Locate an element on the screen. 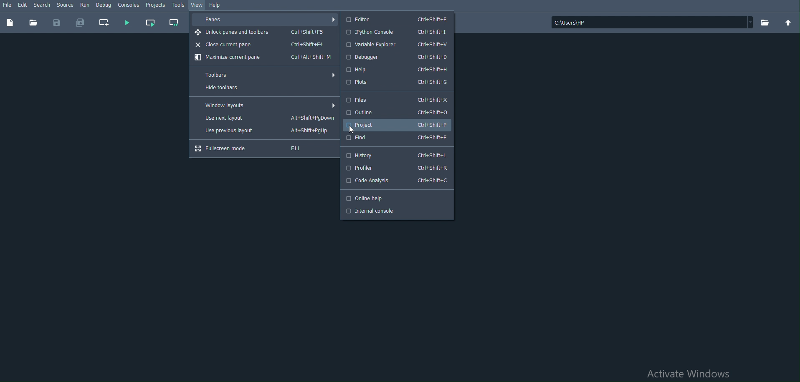 The height and width of the screenshot is (382, 800). Cursor is located at coordinates (352, 130).